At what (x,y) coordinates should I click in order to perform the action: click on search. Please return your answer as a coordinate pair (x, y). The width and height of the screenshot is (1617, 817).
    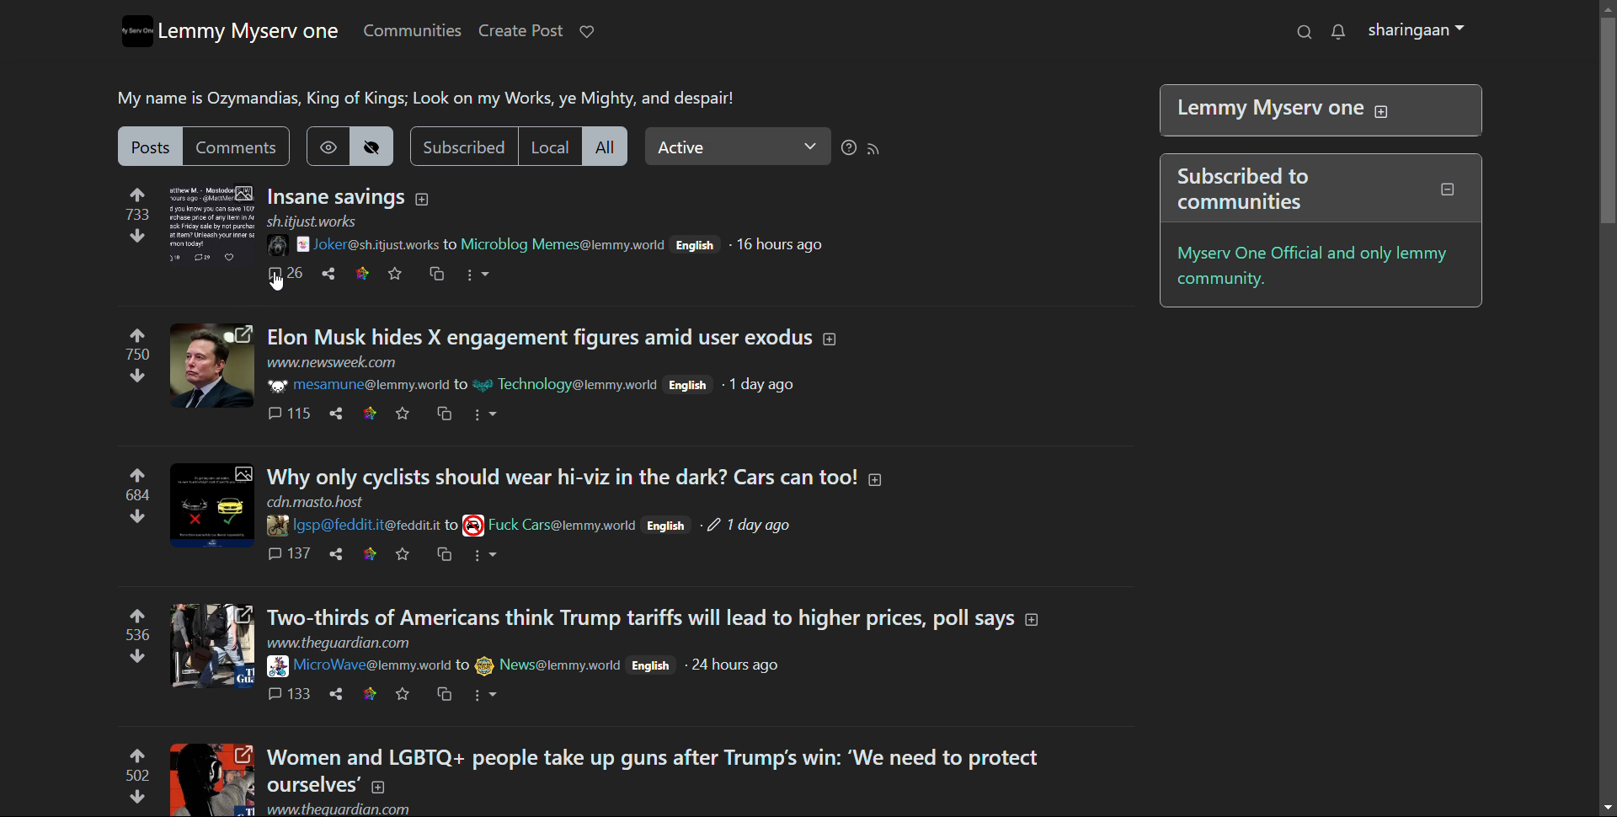
    Looking at the image, I should click on (1303, 31).